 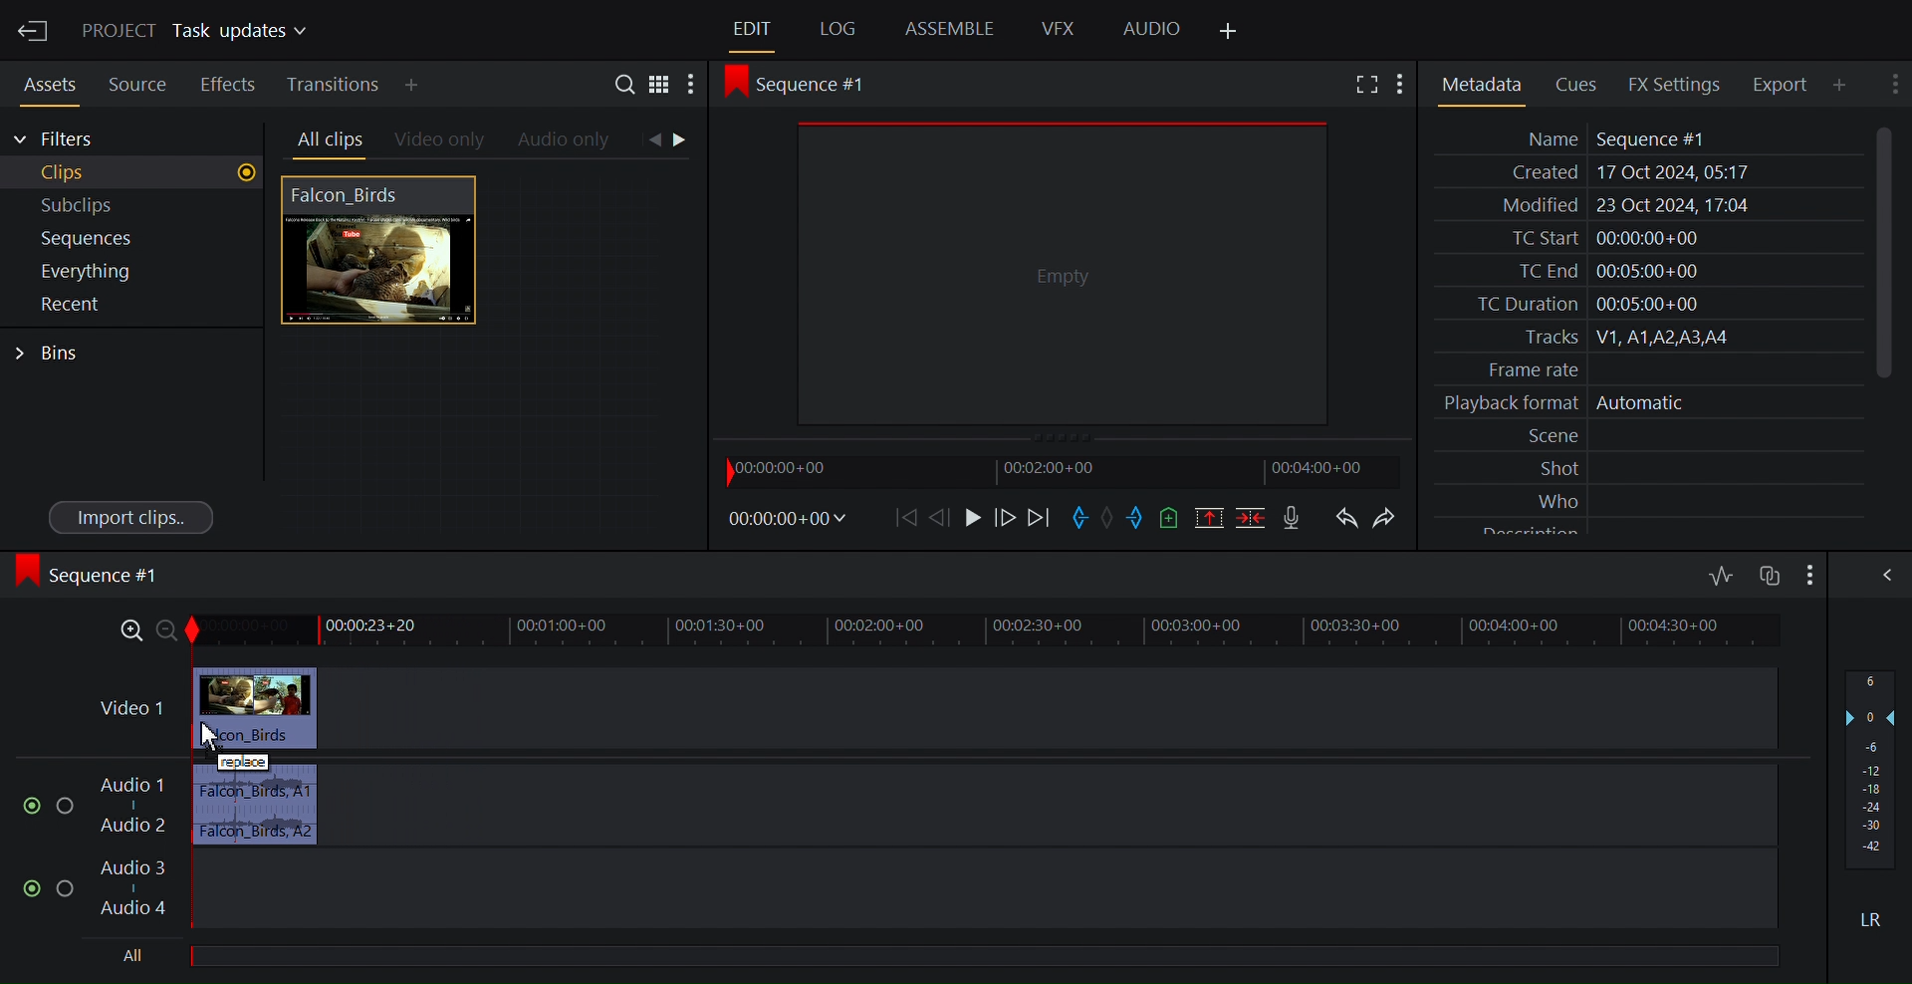 I want to click on Fullscreen, so click(x=1369, y=85).